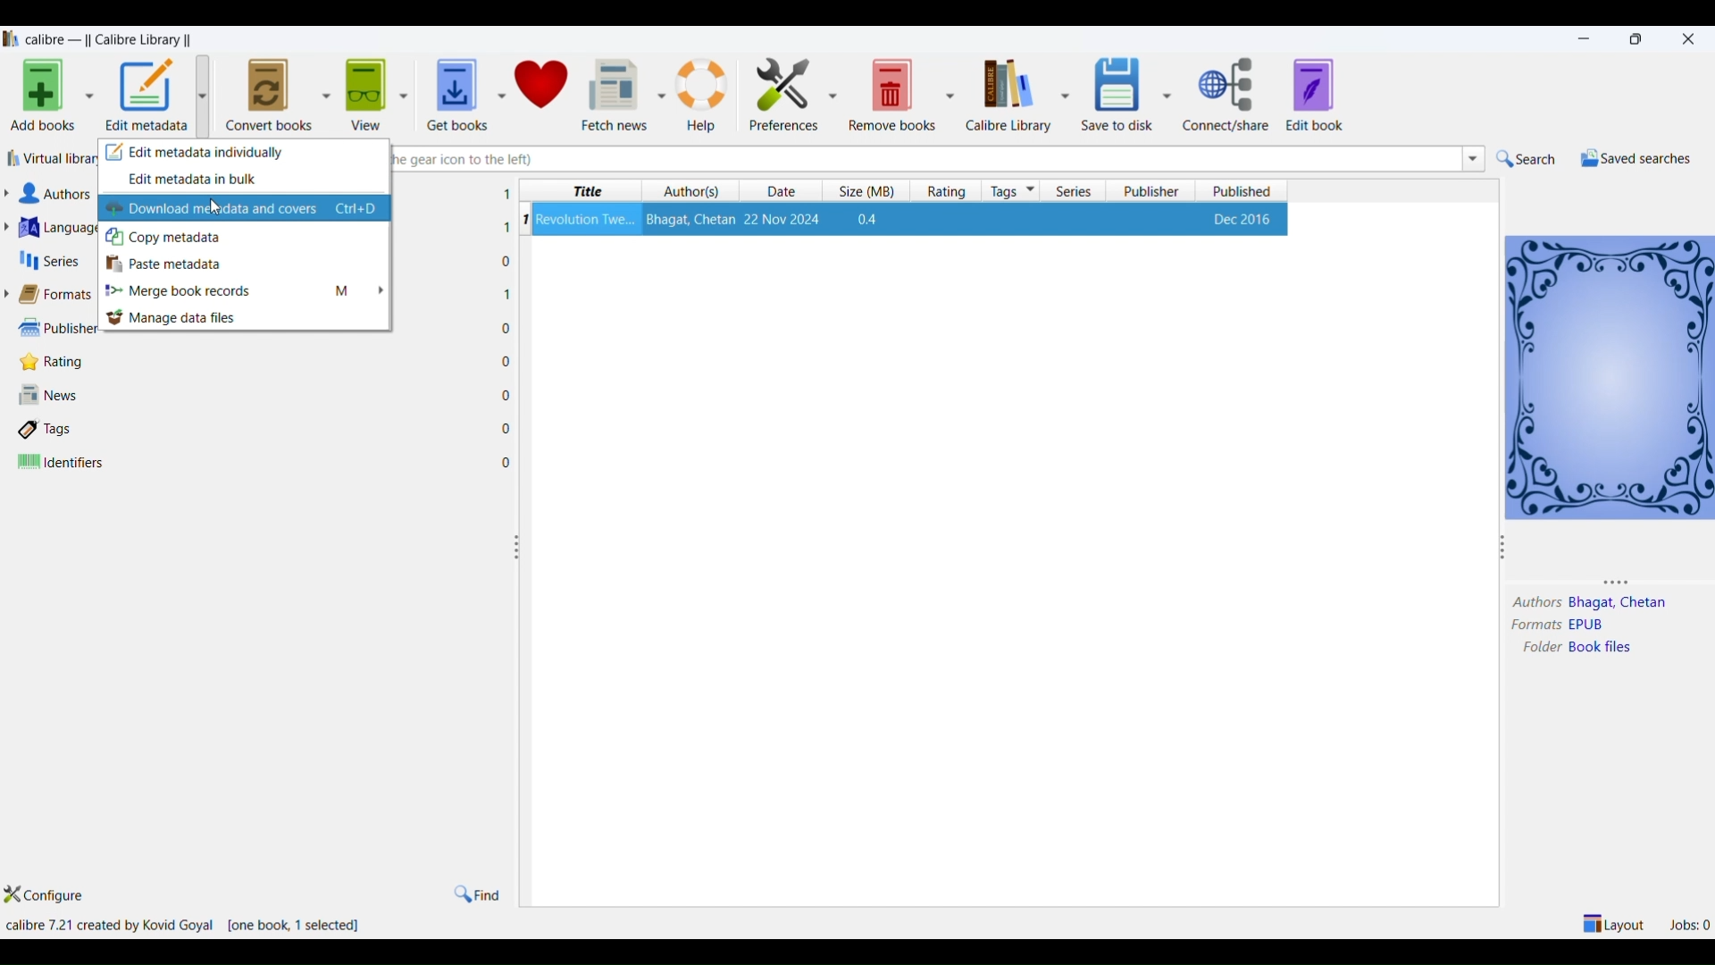  Describe the element at coordinates (506, 228) in the screenshot. I see `1` at that location.